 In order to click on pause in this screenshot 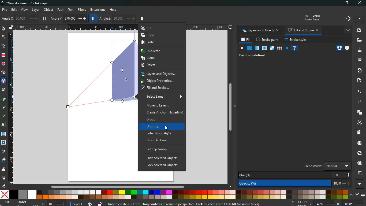, I will do `click(44, 19)`.